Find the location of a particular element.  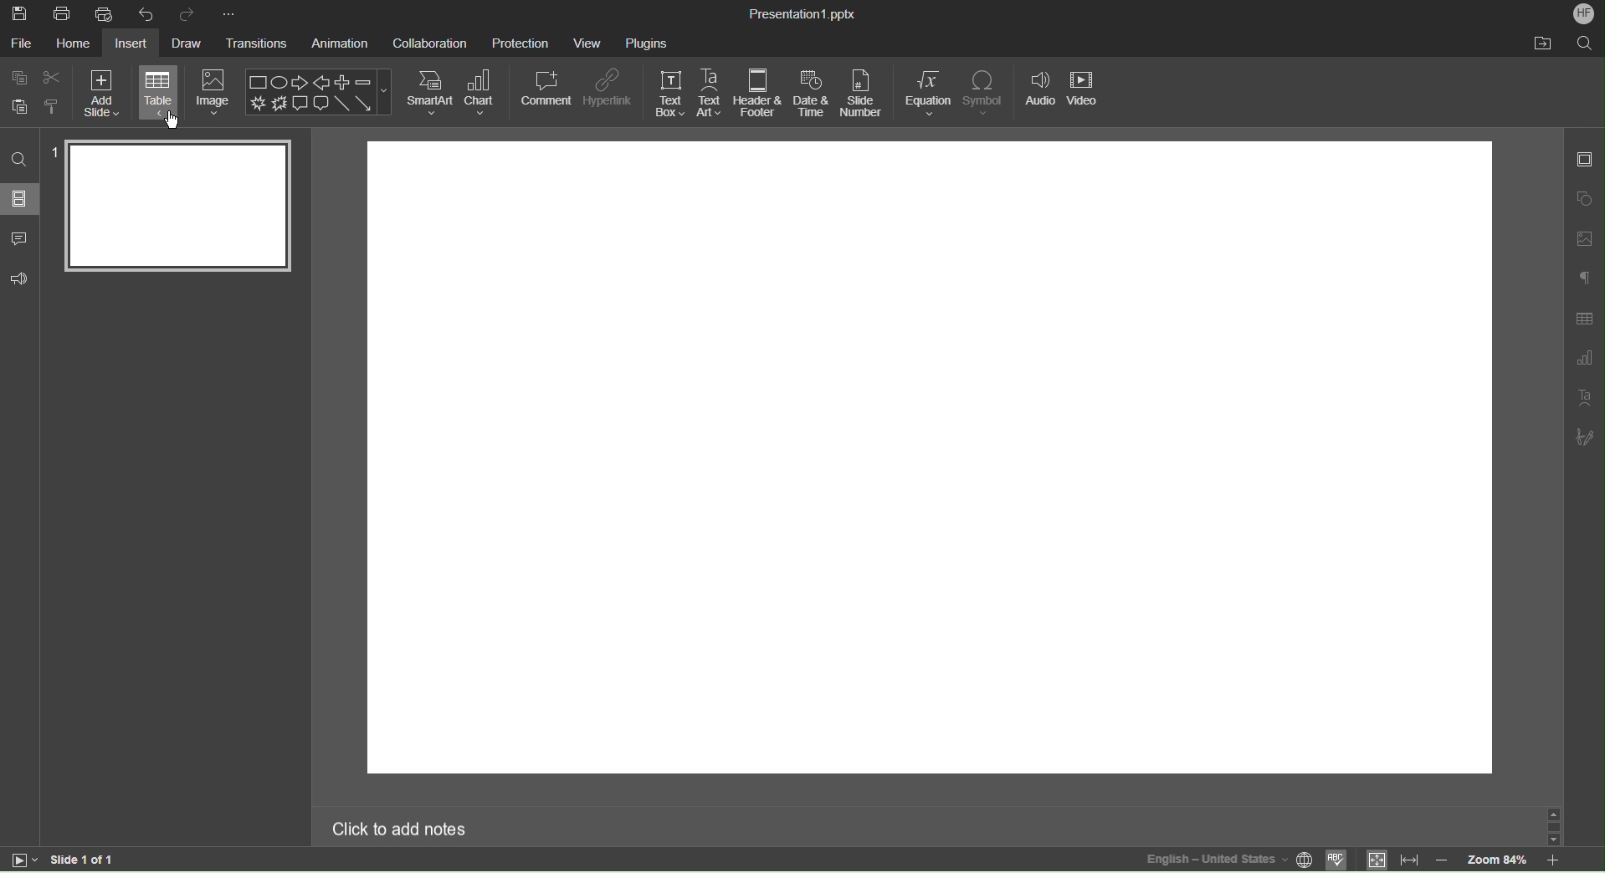

More is located at coordinates (236, 14).